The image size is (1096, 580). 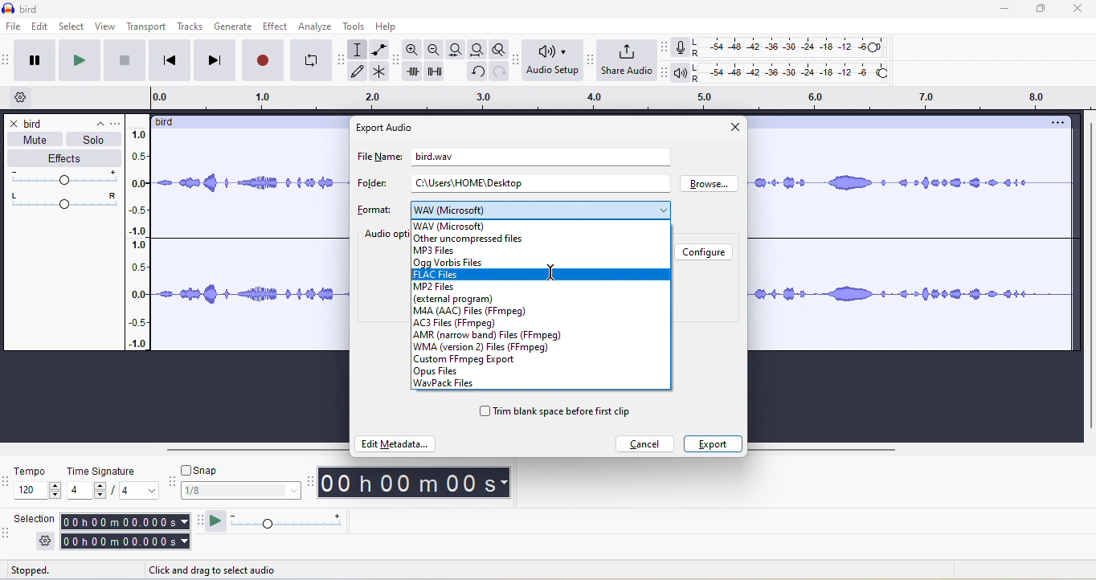 I want to click on title, so click(x=22, y=9).